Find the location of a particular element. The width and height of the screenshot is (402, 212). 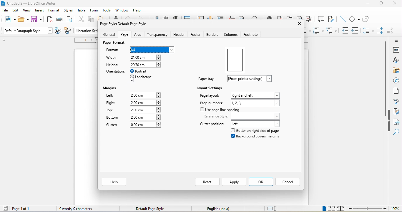

2.00 cm is located at coordinates (147, 117).